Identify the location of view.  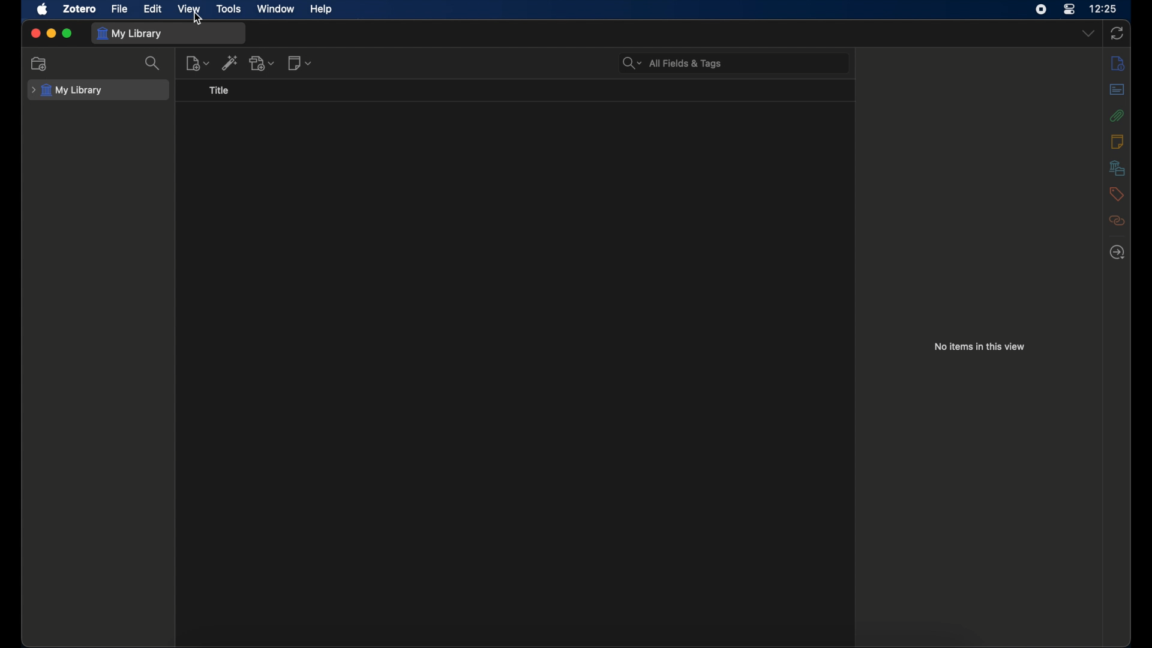
(188, 9).